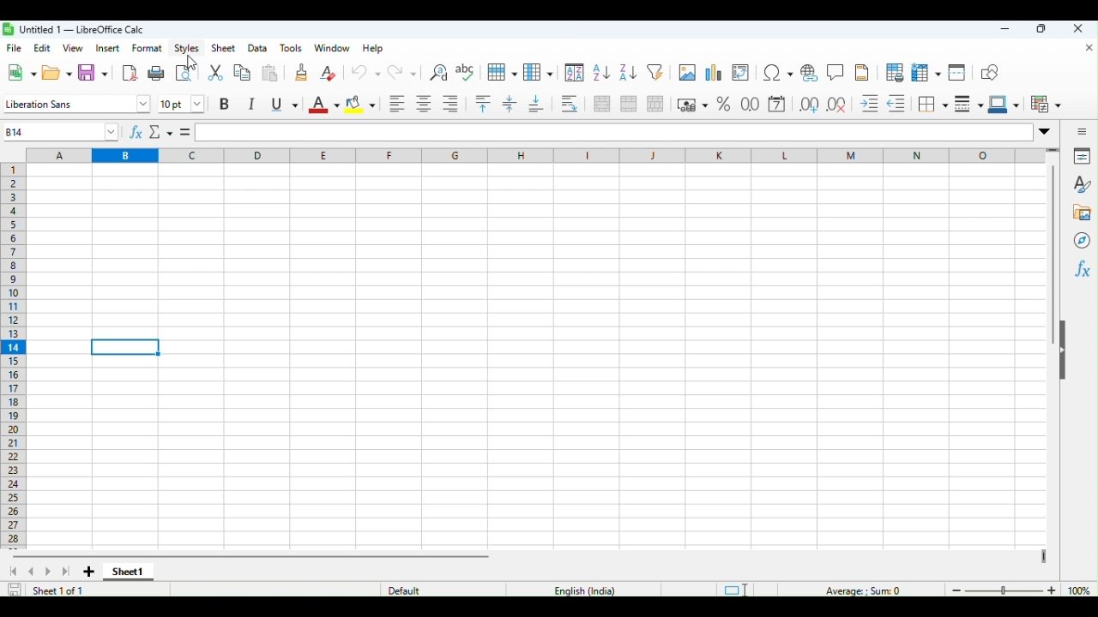 The height and width of the screenshot is (617, 1098). Describe the element at coordinates (918, 155) in the screenshot. I see `n` at that location.